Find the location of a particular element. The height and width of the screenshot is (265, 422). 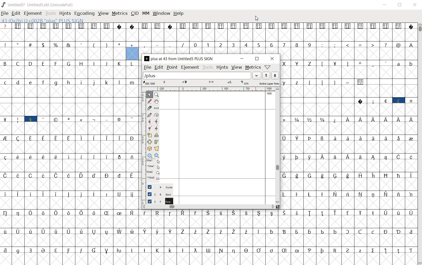

 is located at coordinates (348, 200).